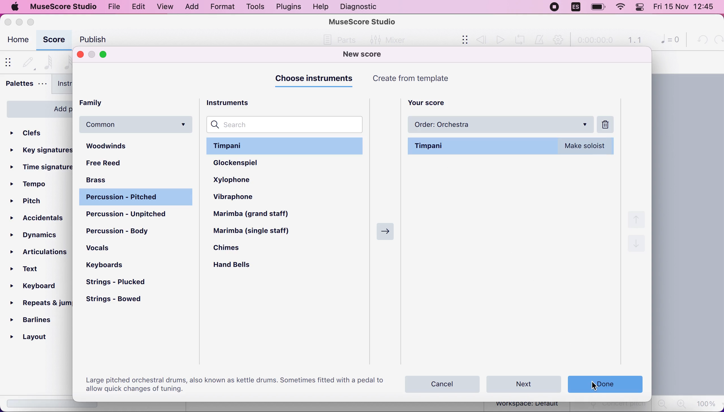  Describe the element at coordinates (554, 7) in the screenshot. I see `recording stopped` at that location.